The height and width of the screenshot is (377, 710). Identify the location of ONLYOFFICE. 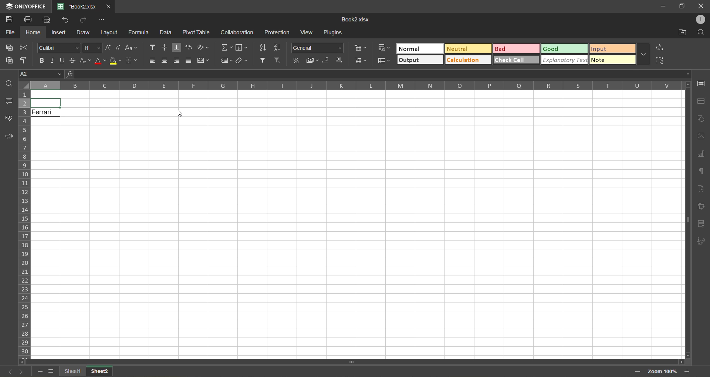
(24, 6).